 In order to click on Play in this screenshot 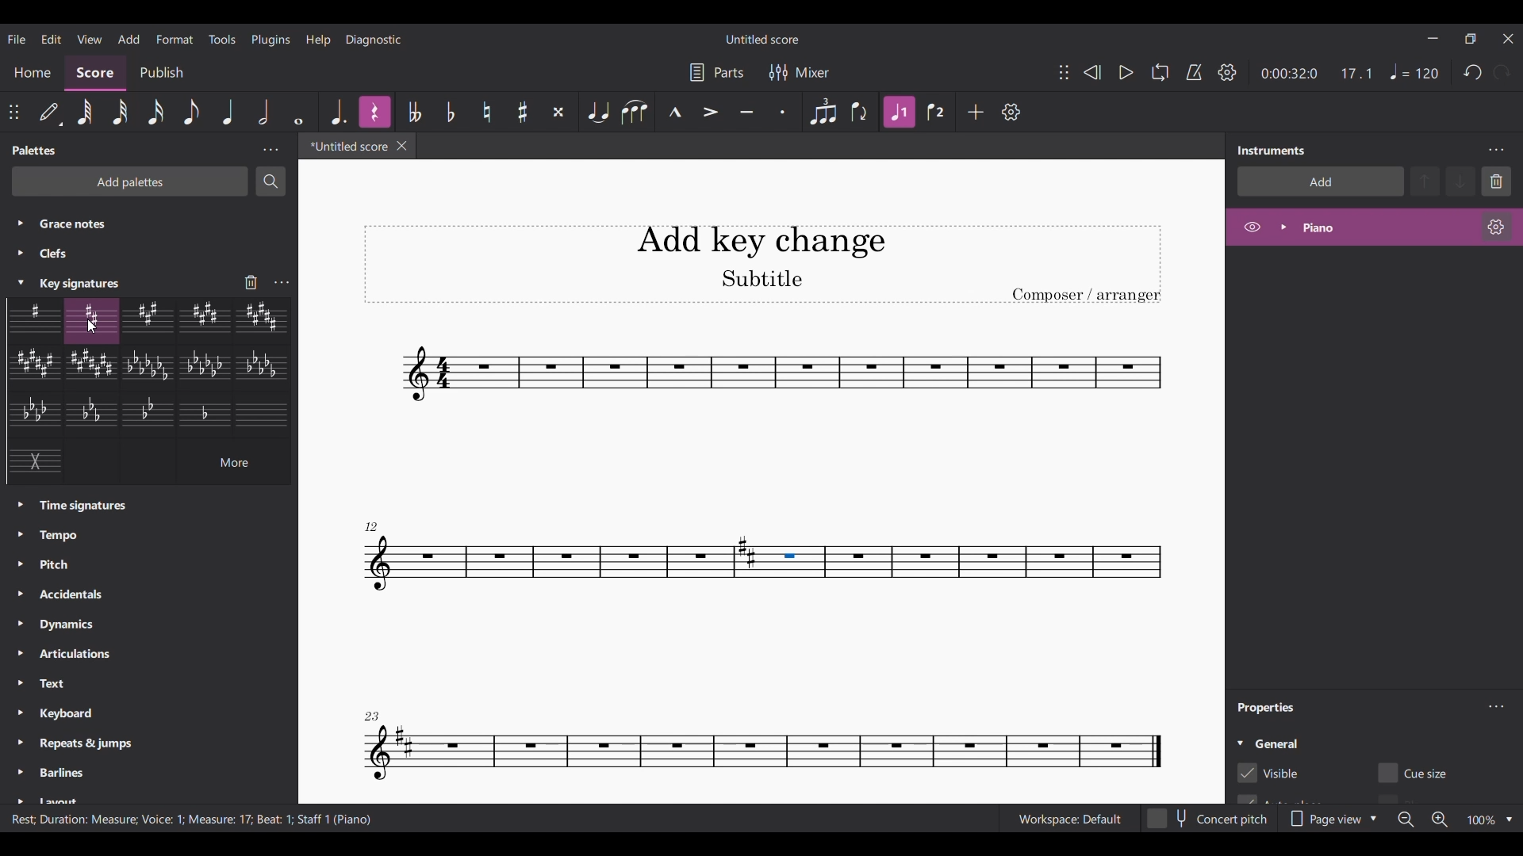, I will do `click(1126, 72)`.